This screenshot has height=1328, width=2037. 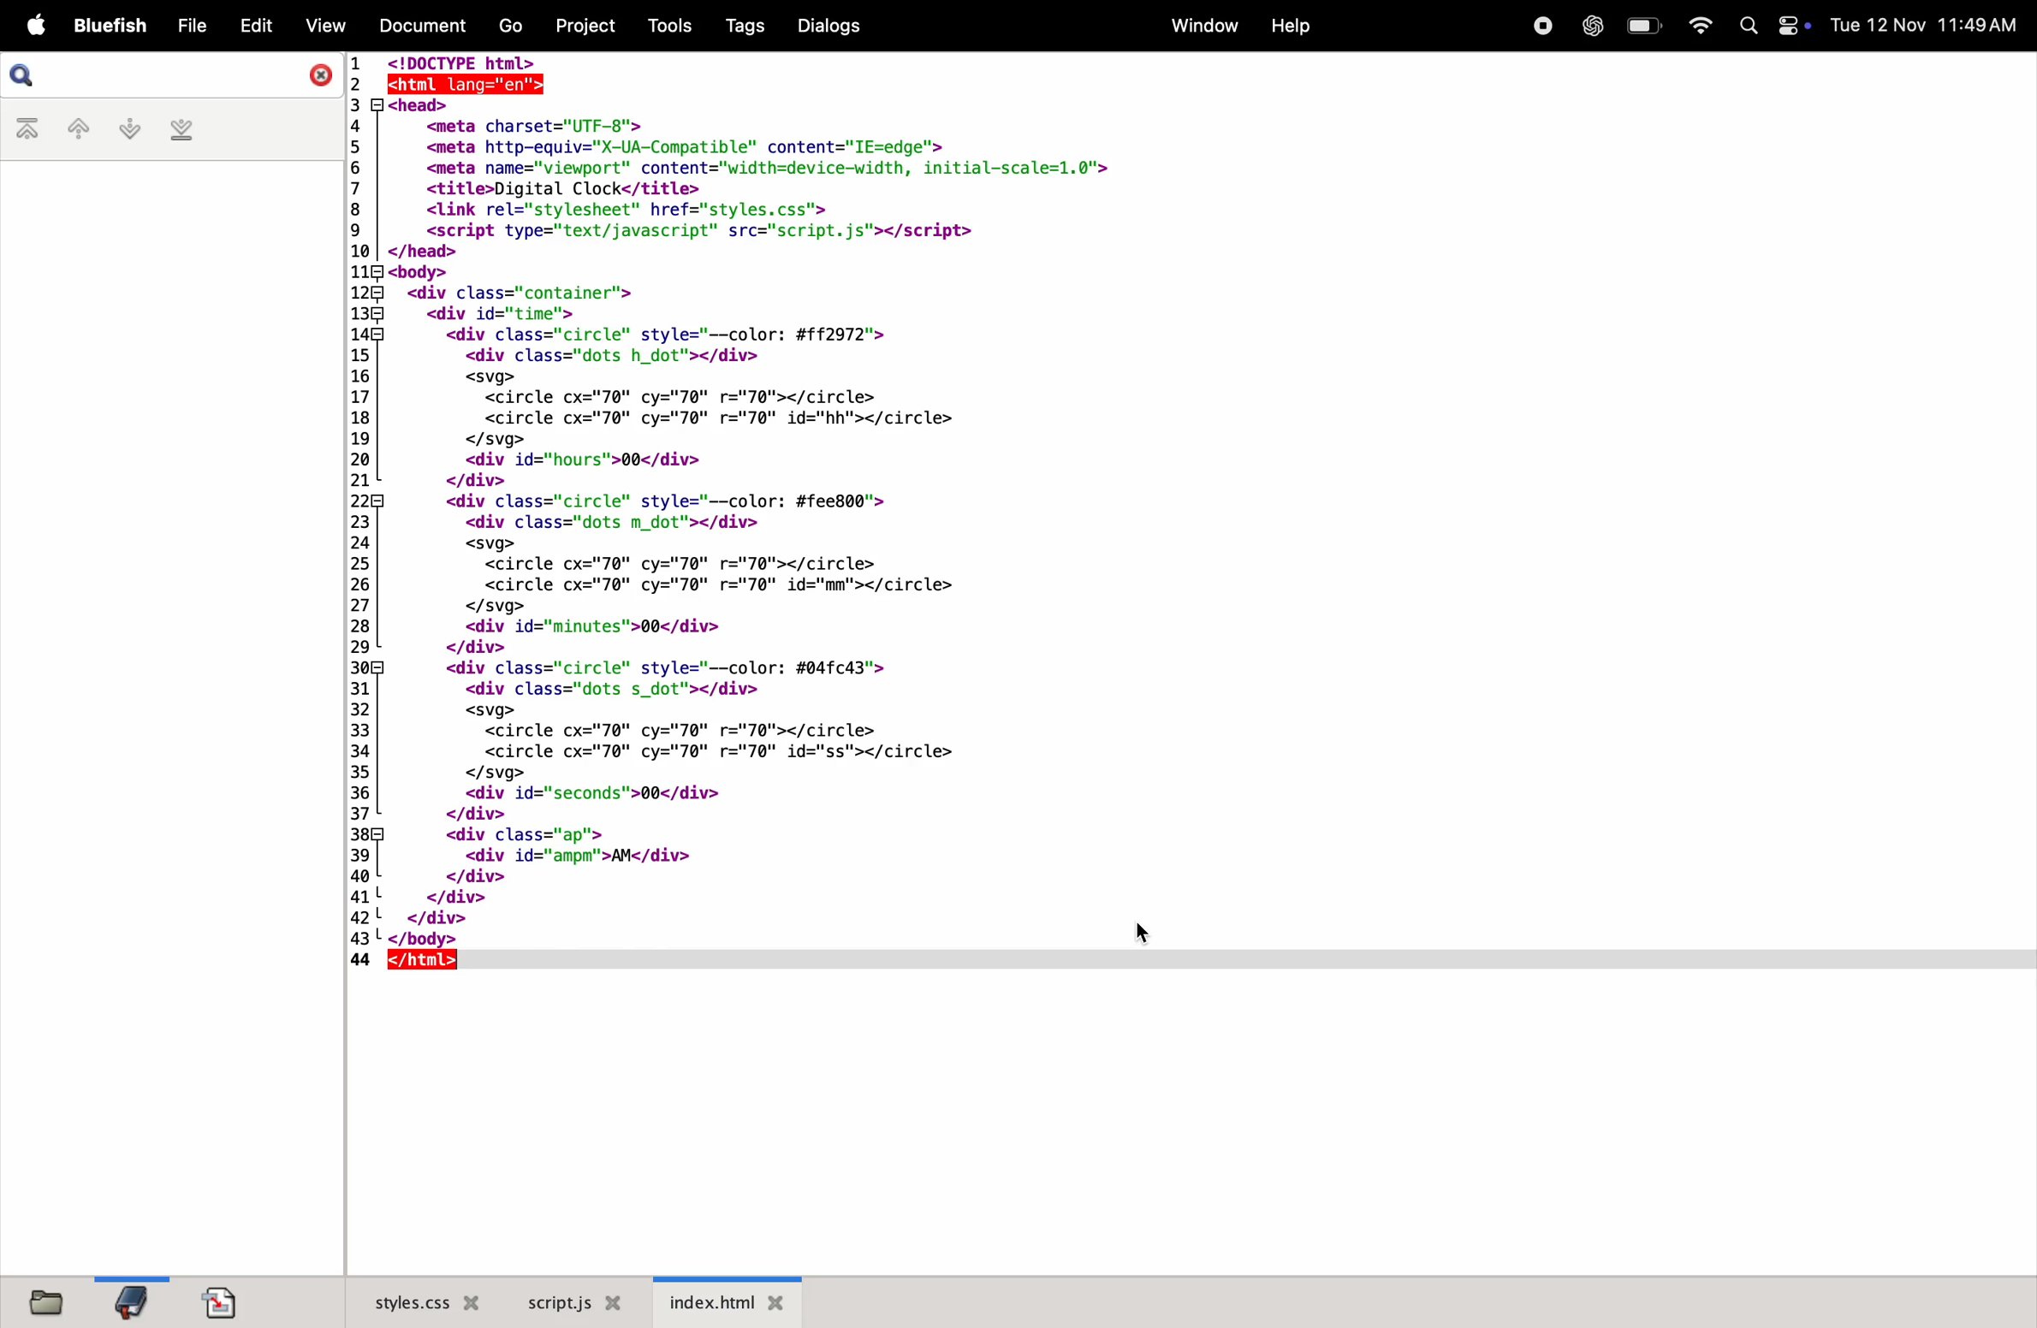 I want to click on tools, so click(x=668, y=26).